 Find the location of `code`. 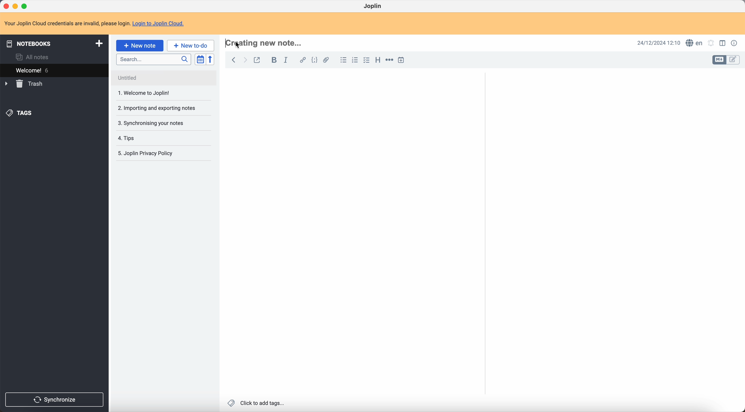

code is located at coordinates (315, 60).